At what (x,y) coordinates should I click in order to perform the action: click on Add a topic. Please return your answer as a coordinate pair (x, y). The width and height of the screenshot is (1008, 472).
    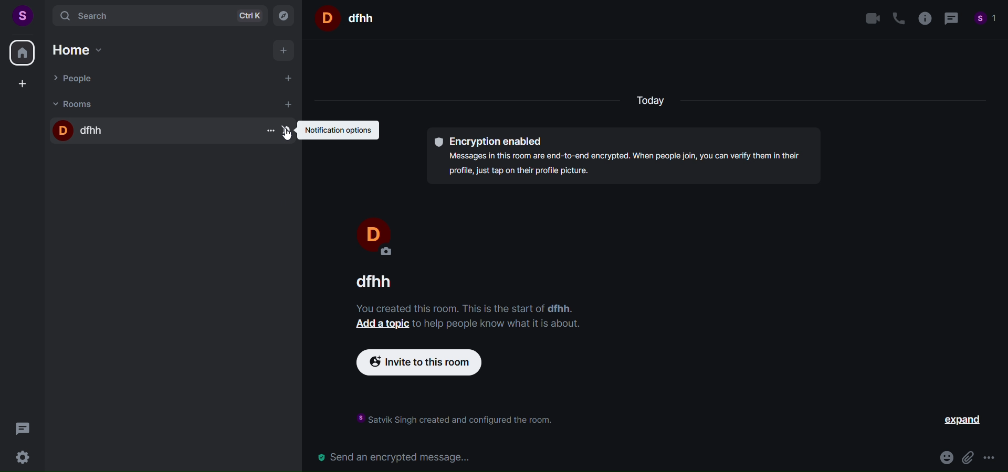
    Looking at the image, I should click on (380, 325).